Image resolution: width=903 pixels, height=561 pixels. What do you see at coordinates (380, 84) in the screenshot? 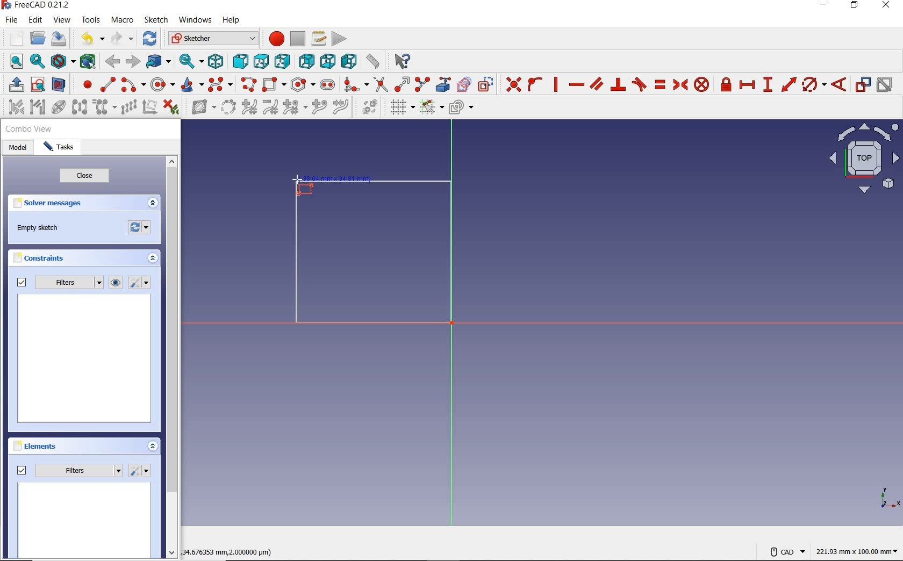
I see `trim edge` at bounding box center [380, 84].